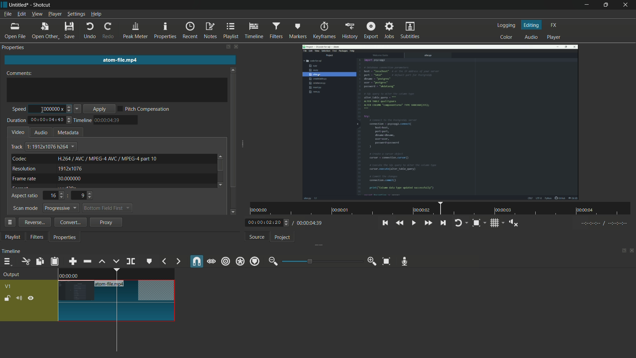  I want to click on codec, so click(20, 158).